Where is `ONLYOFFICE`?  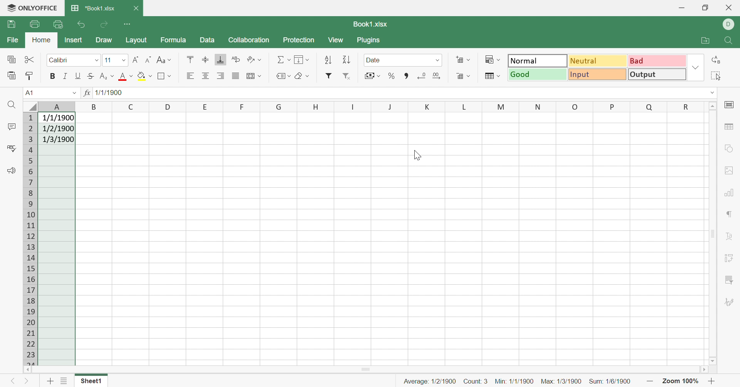 ONLYOFFICE is located at coordinates (40, 7).